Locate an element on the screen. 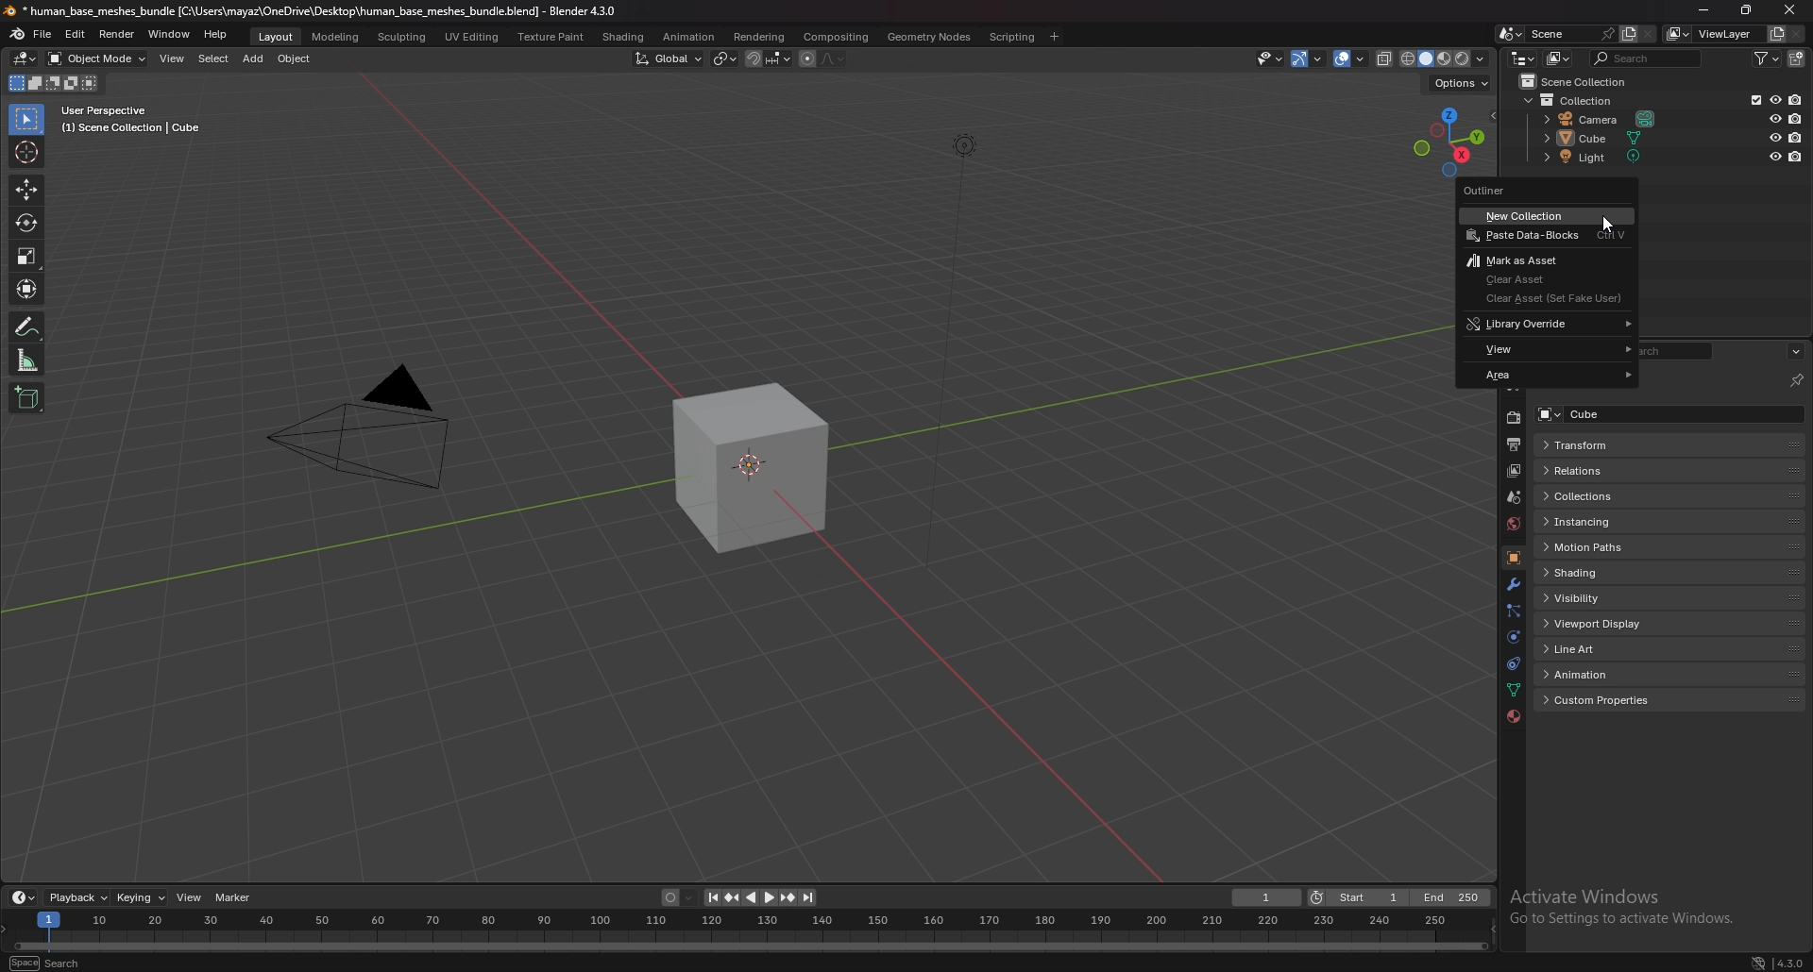 The image size is (1813, 972). anination is located at coordinates (688, 36).